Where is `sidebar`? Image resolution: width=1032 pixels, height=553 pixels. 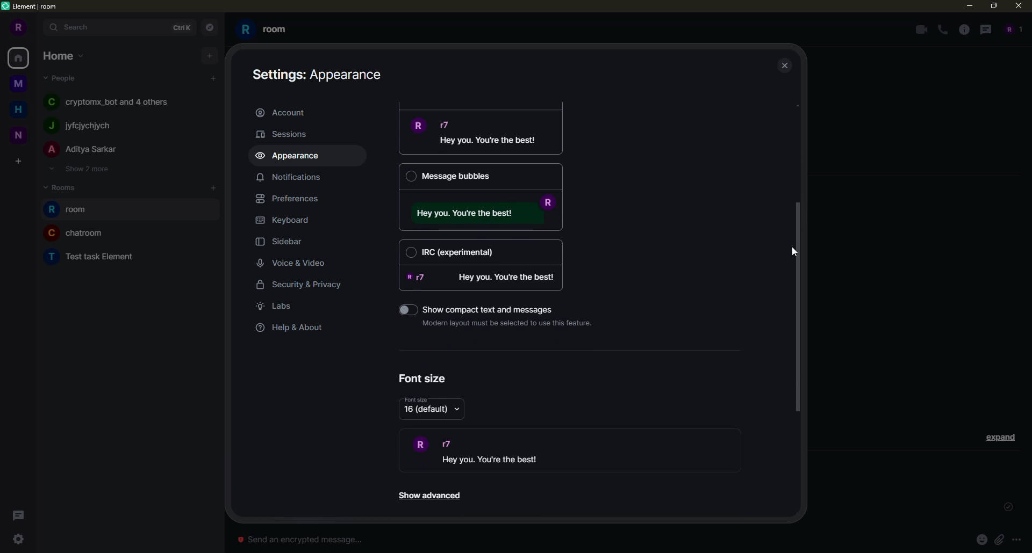
sidebar is located at coordinates (284, 243).